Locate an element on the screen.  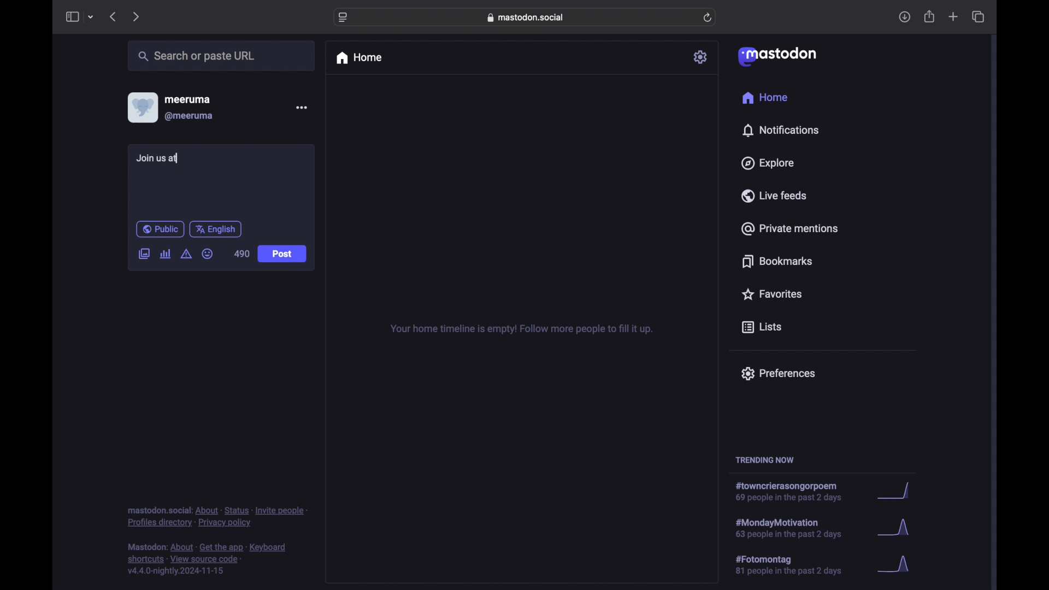
live feeds is located at coordinates (775, 196).